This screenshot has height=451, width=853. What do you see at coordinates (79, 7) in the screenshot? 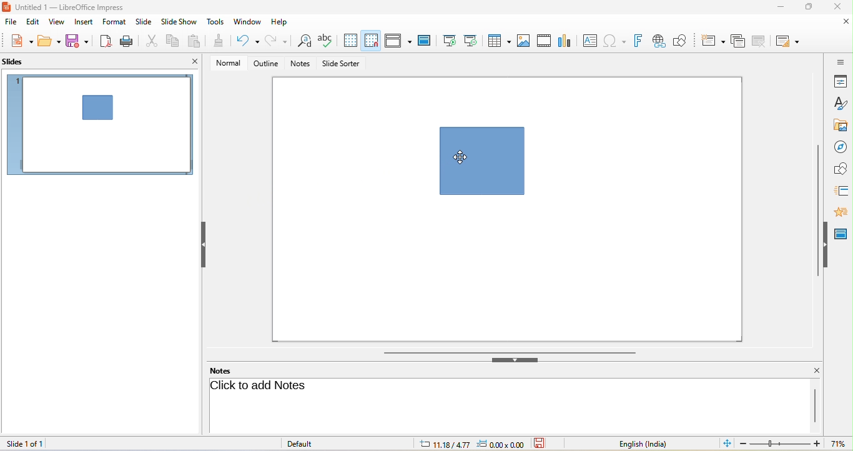
I see `Untitled 1 — LibreOffice Impress` at bounding box center [79, 7].